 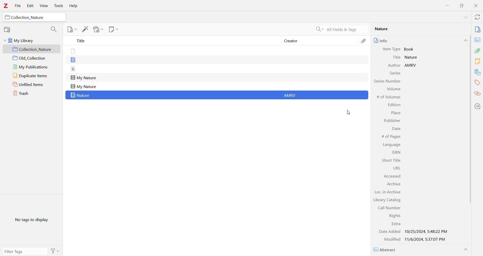 I want to click on Info, so click(x=391, y=40).